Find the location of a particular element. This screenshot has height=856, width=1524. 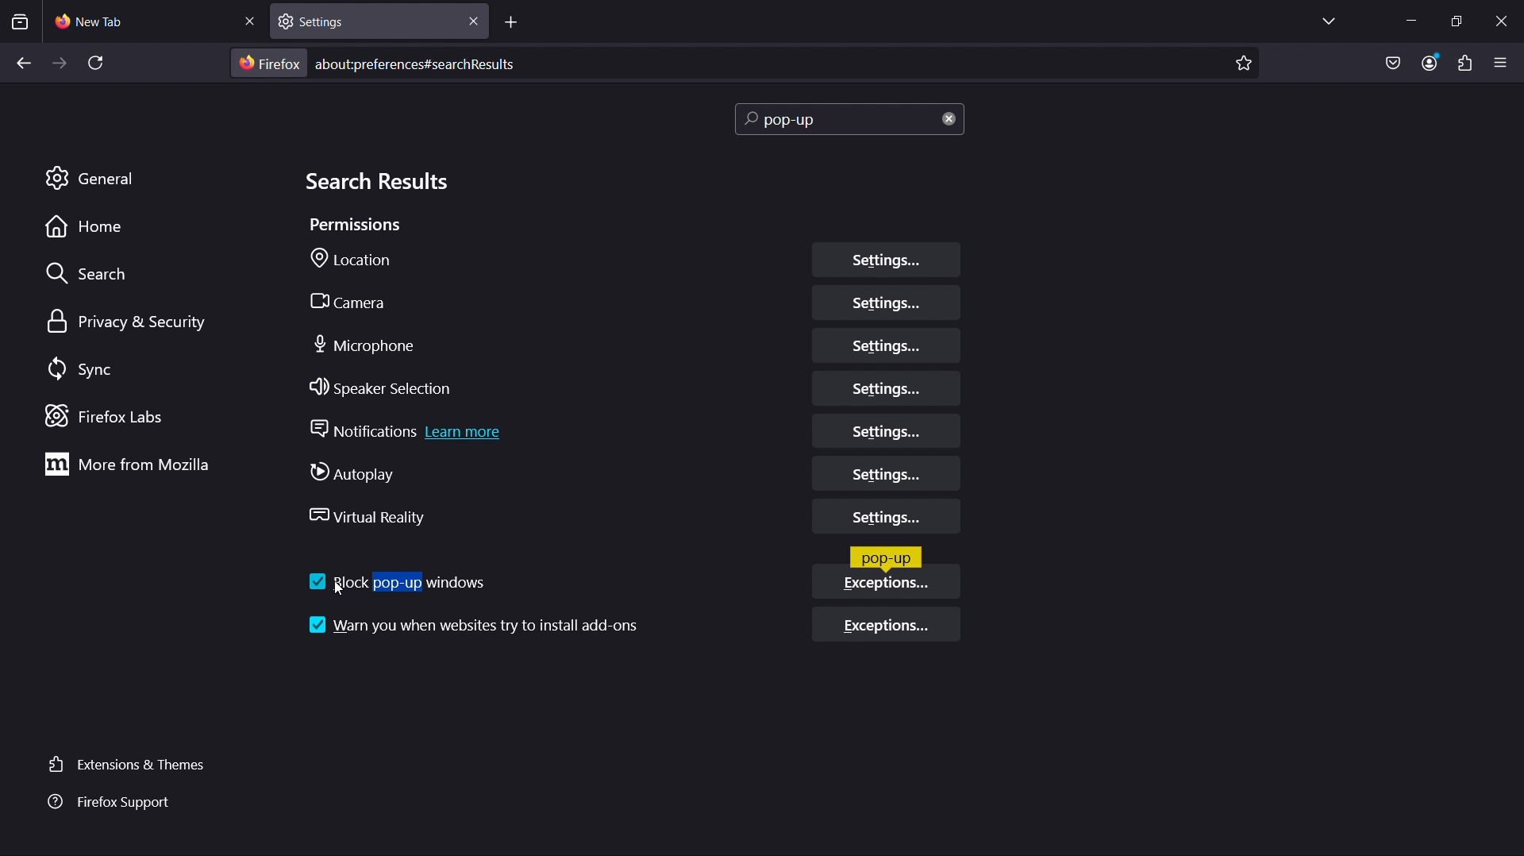

General is located at coordinates (91, 176).